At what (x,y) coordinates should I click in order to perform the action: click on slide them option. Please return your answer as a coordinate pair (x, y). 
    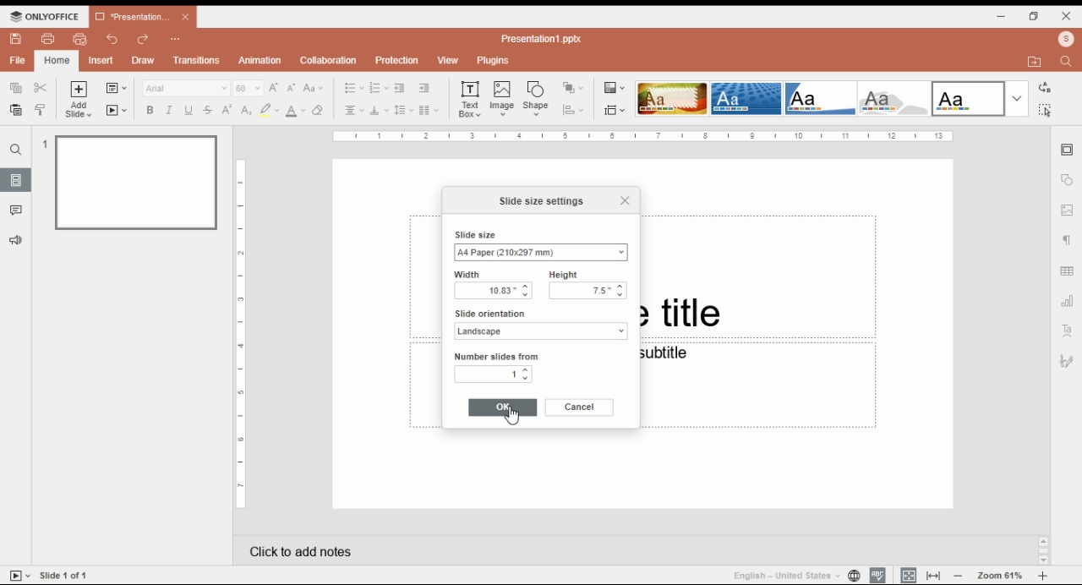
    Looking at the image, I should click on (822, 98).